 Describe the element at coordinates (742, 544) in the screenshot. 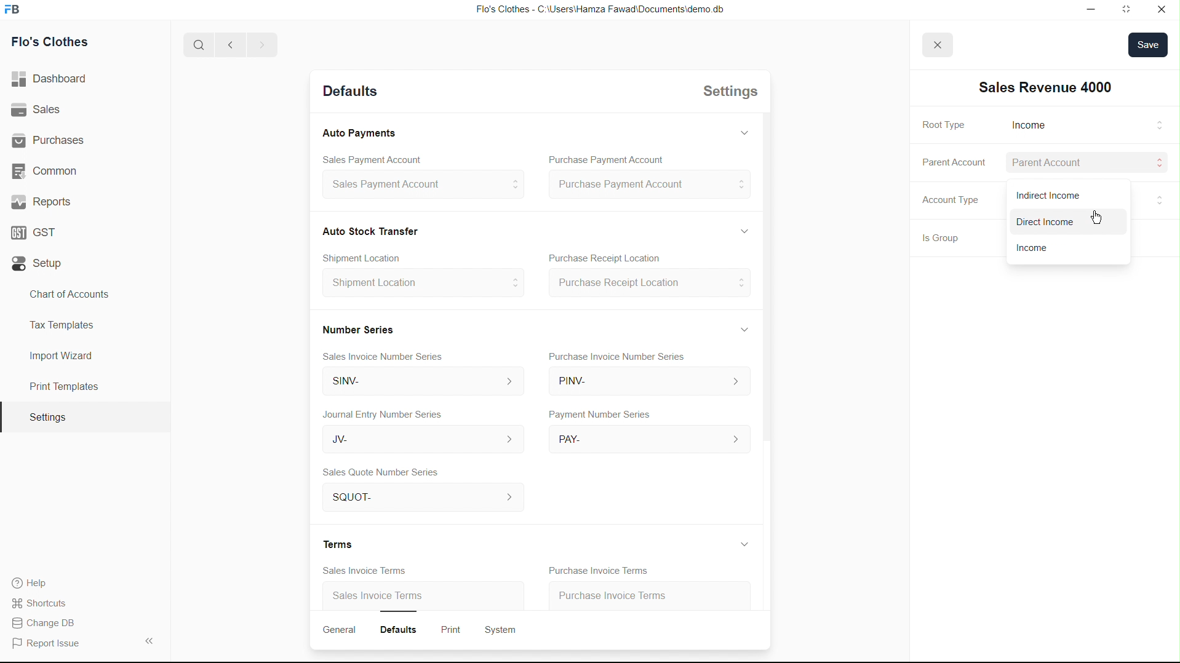

I see `Hide ` at that location.